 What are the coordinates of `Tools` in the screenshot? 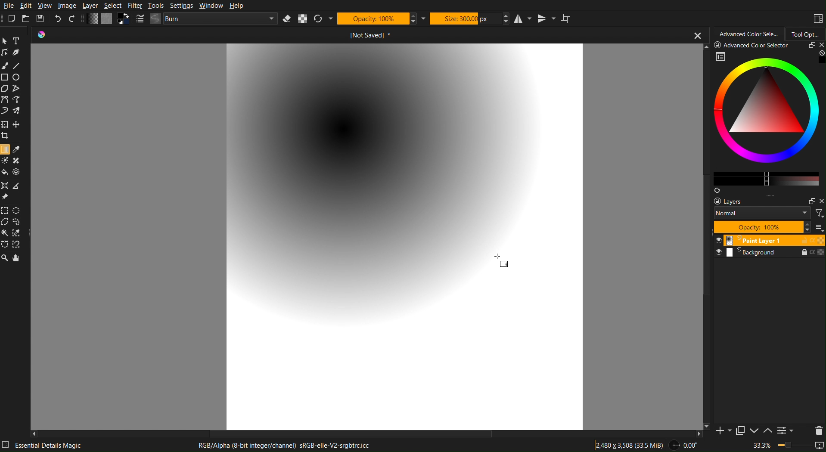 It's located at (156, 6).